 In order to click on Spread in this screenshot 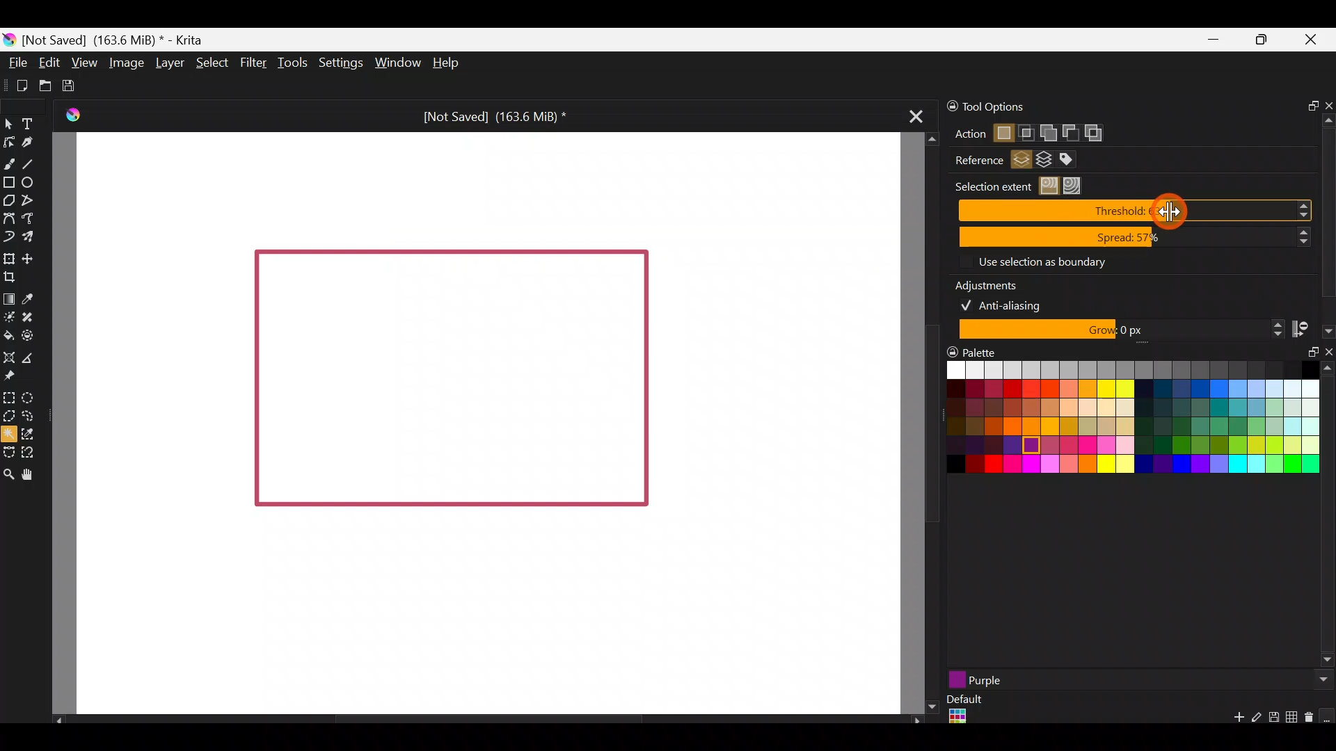, I will do `click(1135, 238)`.